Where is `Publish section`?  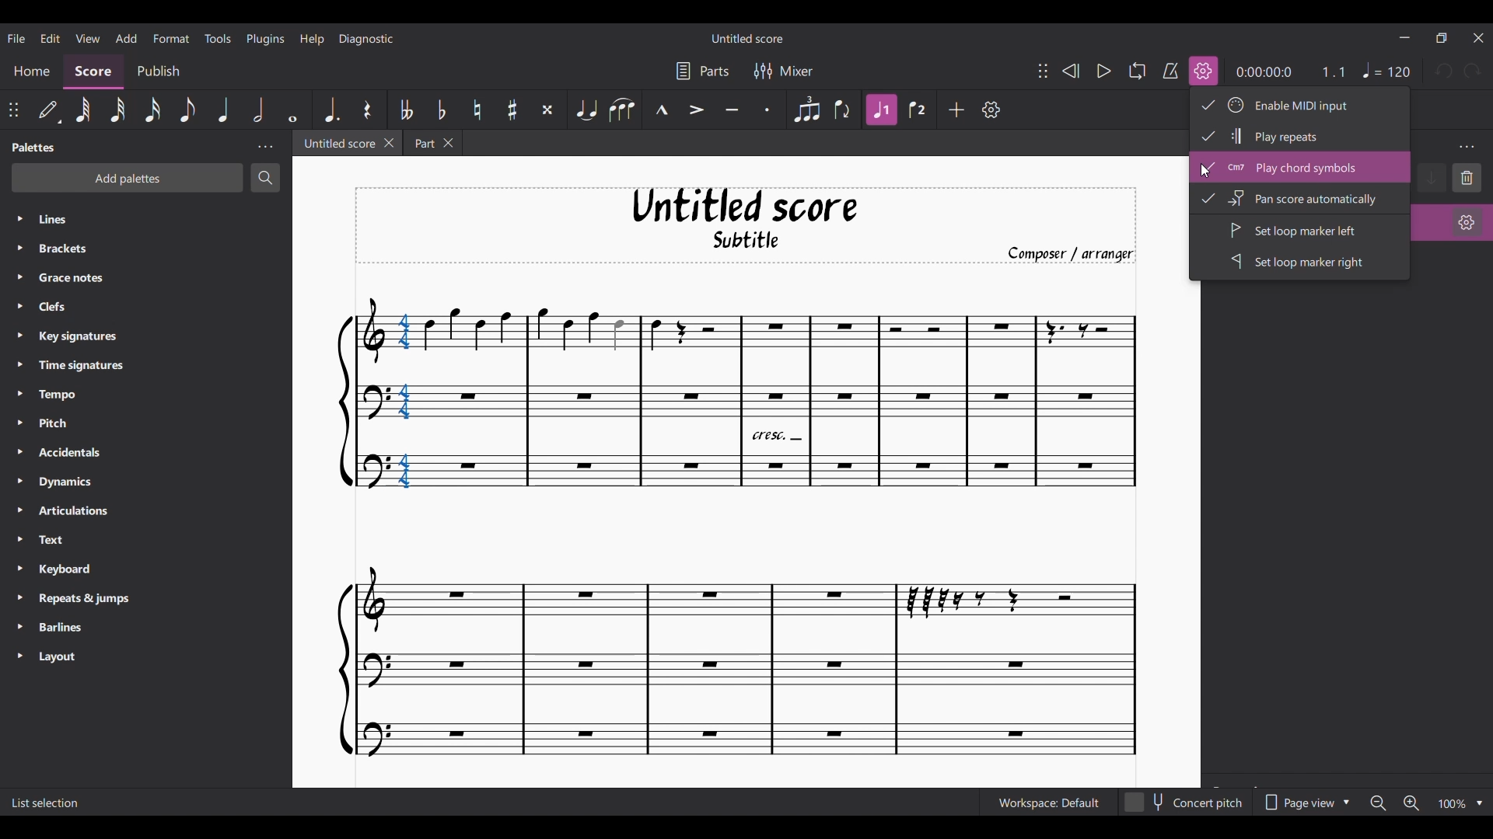
Publish section is located at coordinates (158, 71).